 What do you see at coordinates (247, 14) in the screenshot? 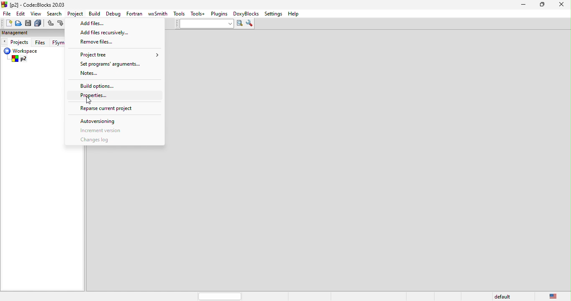
I see `doxyblocks` at bounding box center [247, 14].